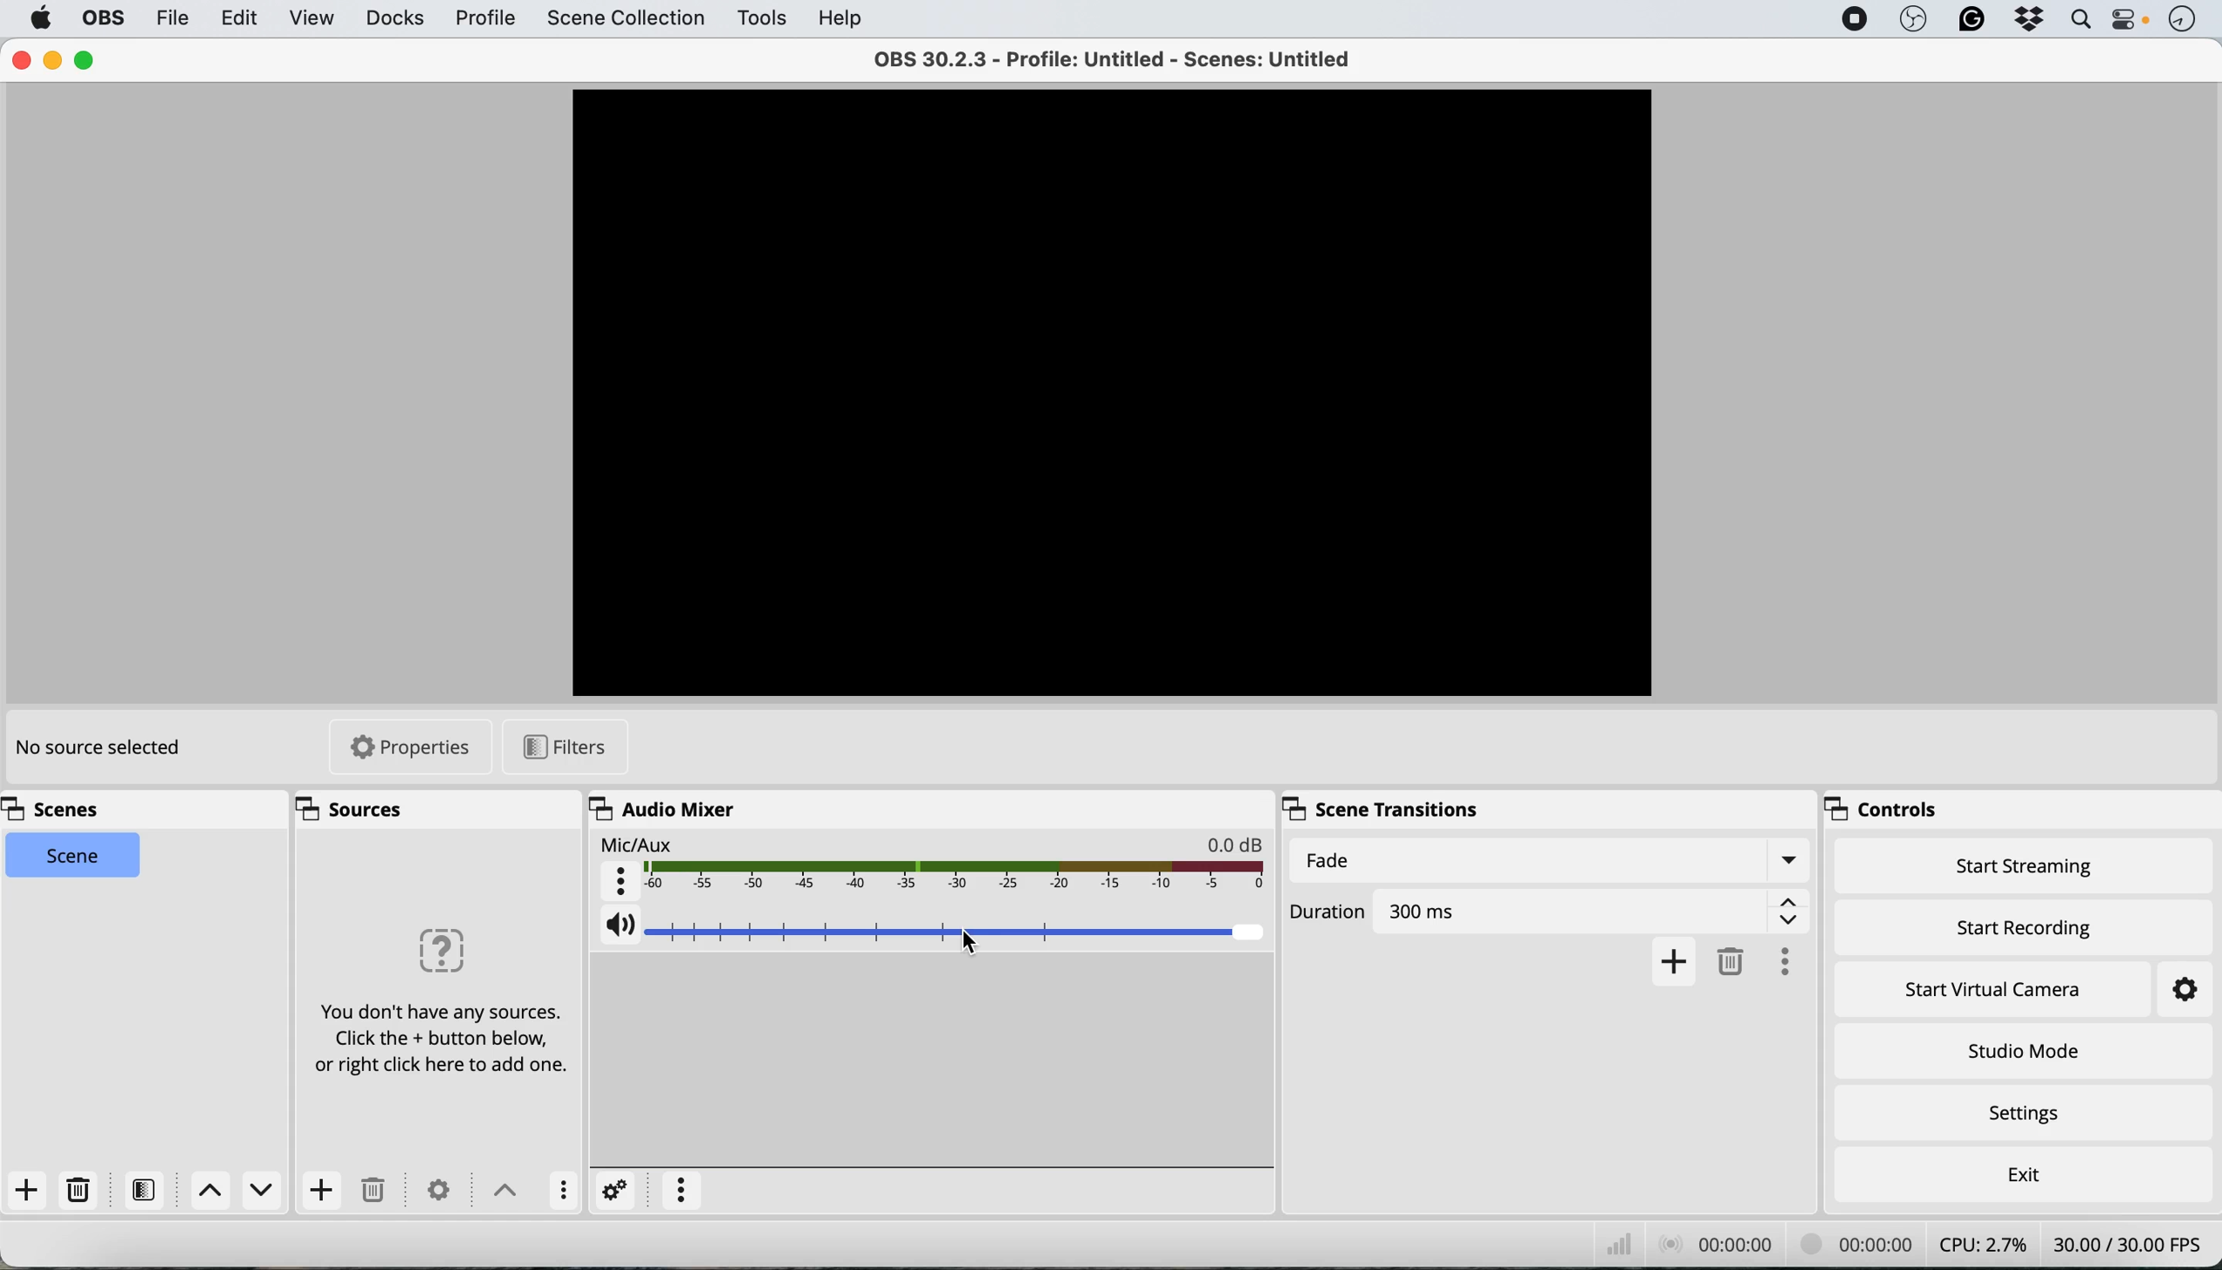 The width and height of the screenshot is (2222, 1270). I want to click on scene transitions, so click(1386, 809).